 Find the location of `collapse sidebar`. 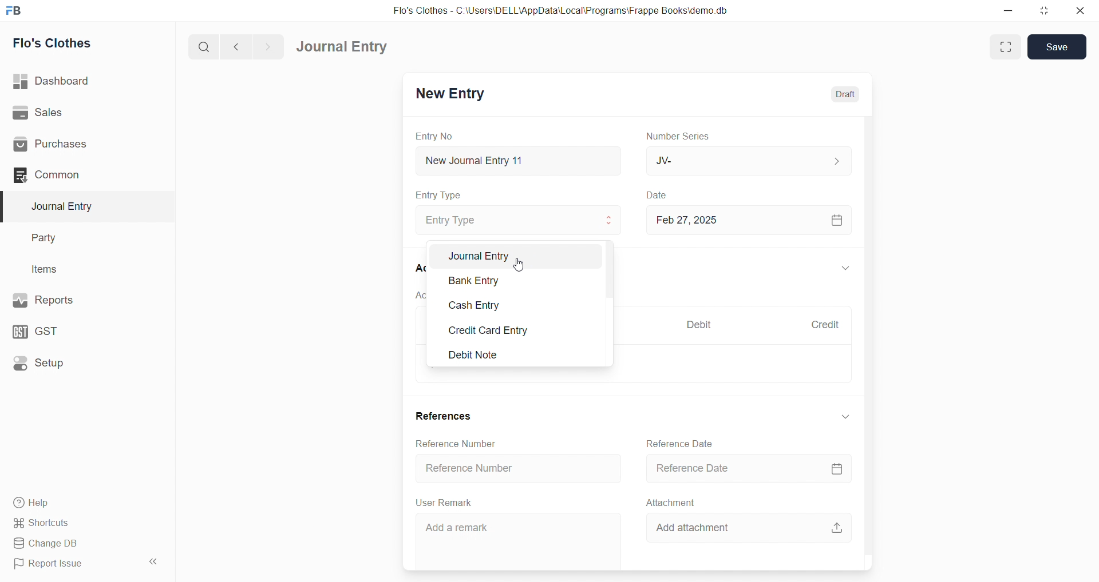

collapse sidebar is located at coordinates (155, 561).